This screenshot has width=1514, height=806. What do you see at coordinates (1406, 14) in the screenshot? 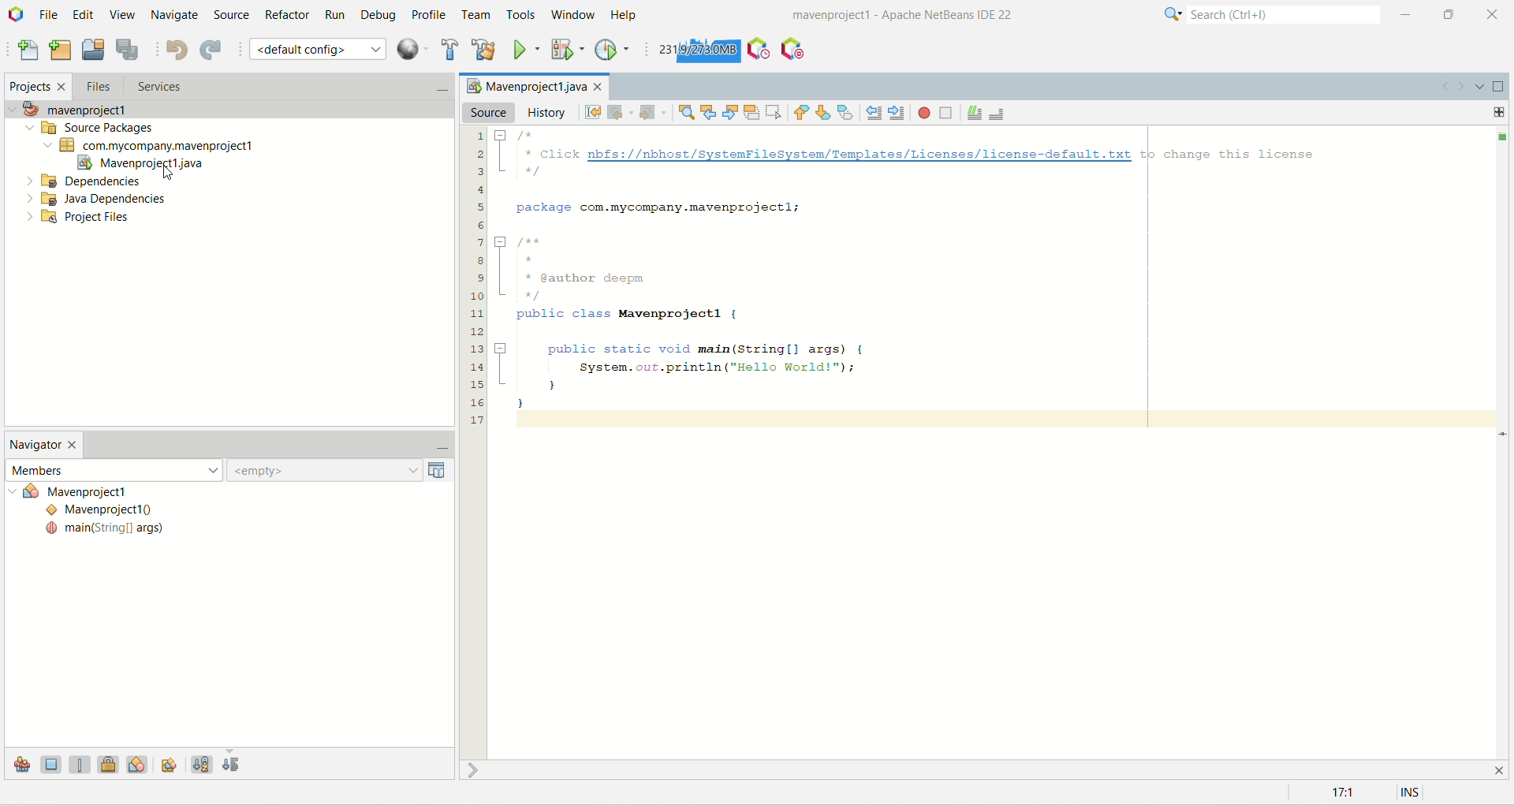
I see `minimize` at bounding box center [1406, 14].